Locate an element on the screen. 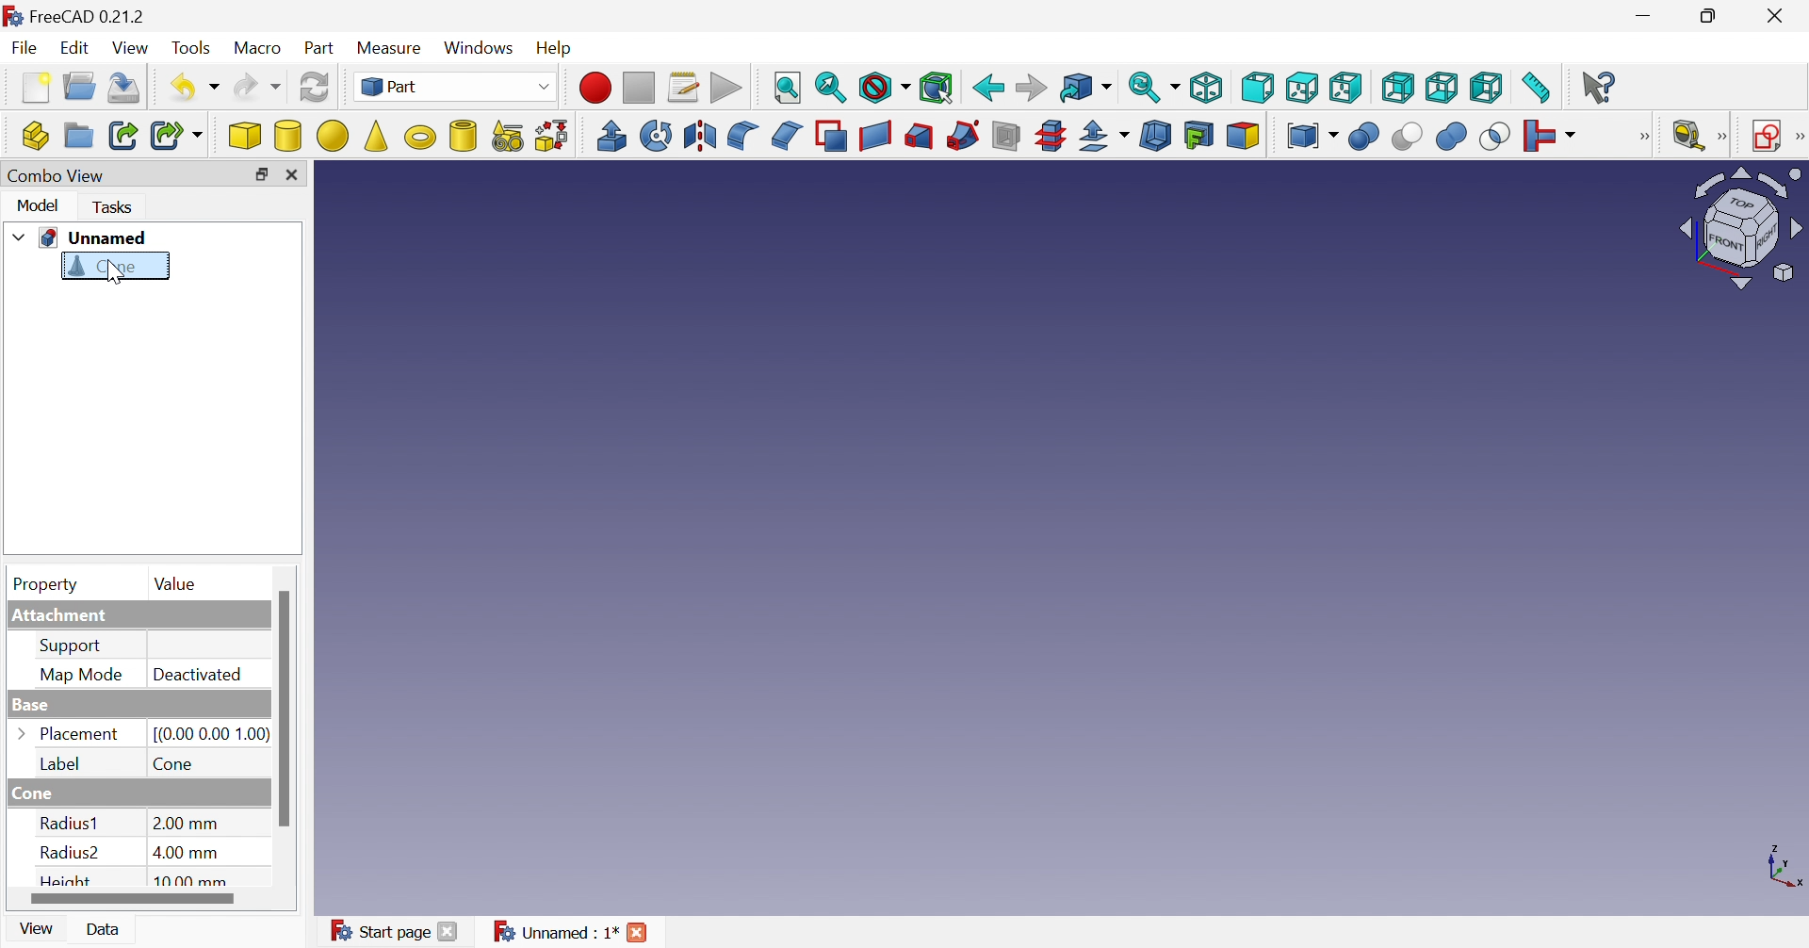 The width and height of the screenshot is (1809, 948). Cone is located at coordinates (30, 793).